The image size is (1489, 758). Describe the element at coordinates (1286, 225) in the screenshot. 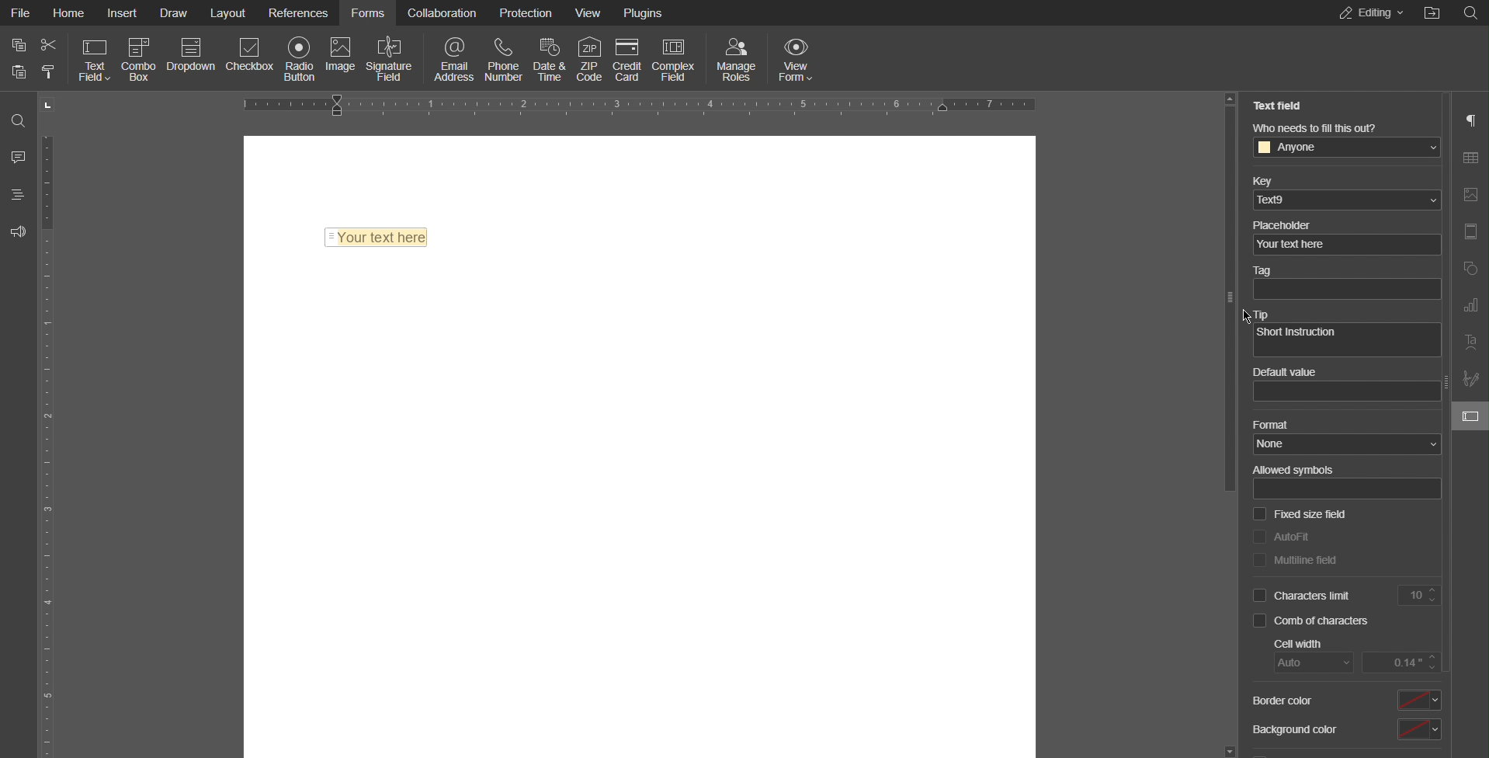

I see `Placeholder` at that location.